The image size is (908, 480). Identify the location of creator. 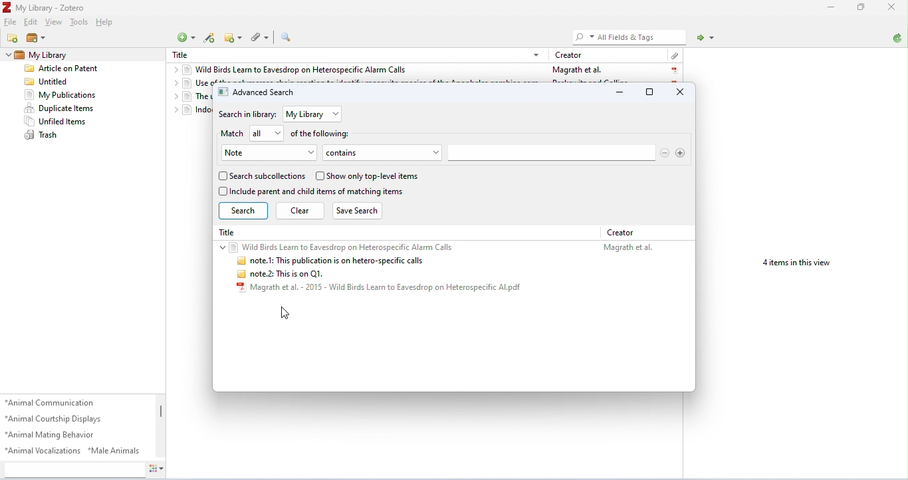
(571, 55).